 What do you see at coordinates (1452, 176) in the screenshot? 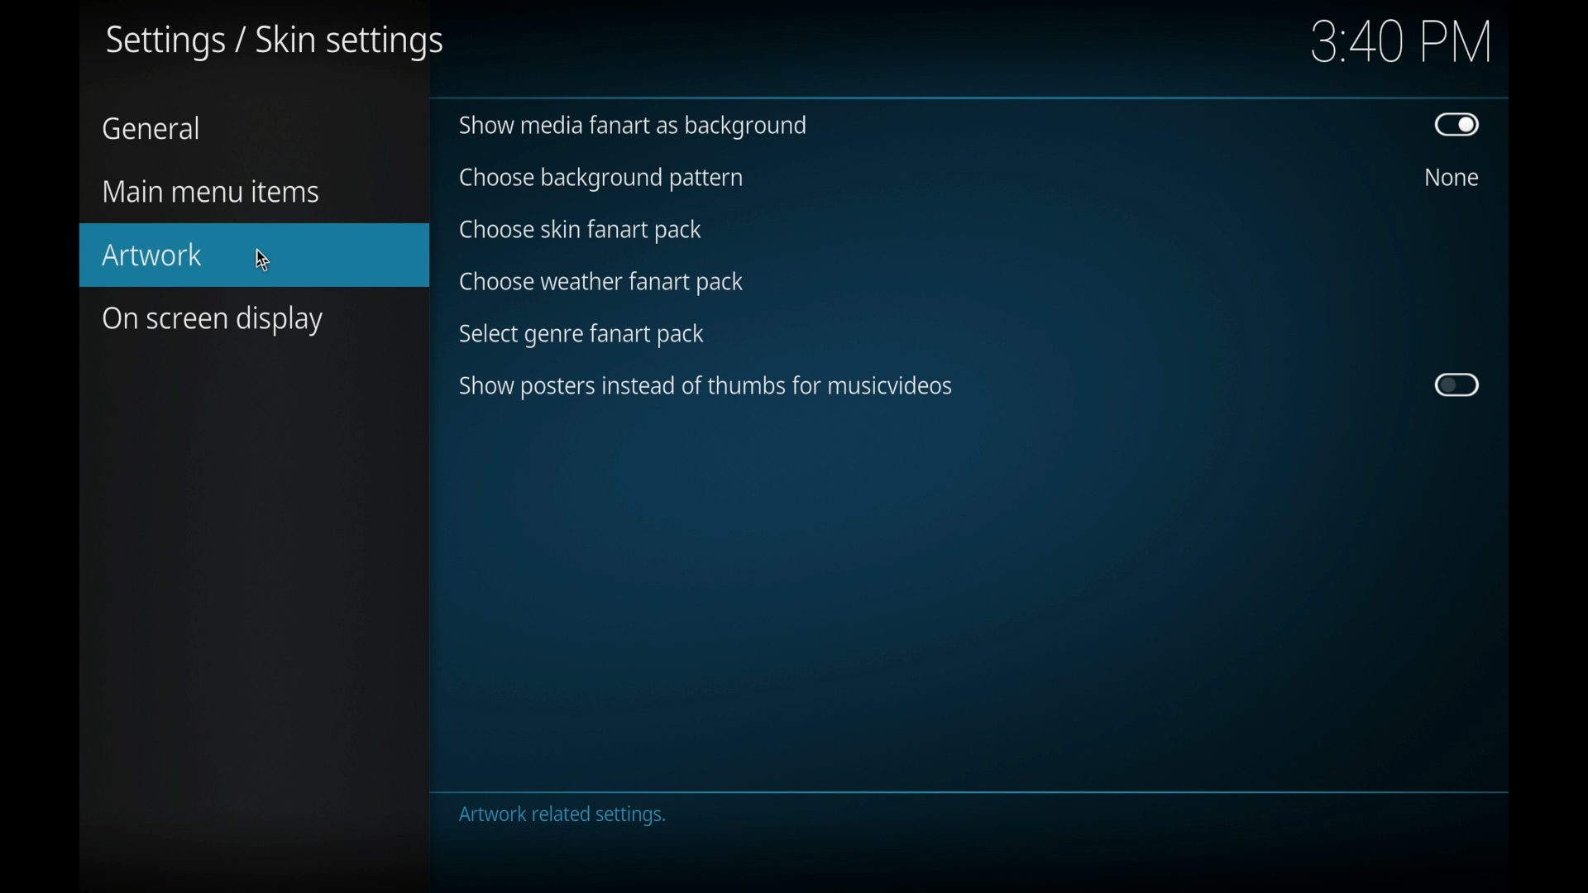
I see `none` at bounding box center [1452, 176].